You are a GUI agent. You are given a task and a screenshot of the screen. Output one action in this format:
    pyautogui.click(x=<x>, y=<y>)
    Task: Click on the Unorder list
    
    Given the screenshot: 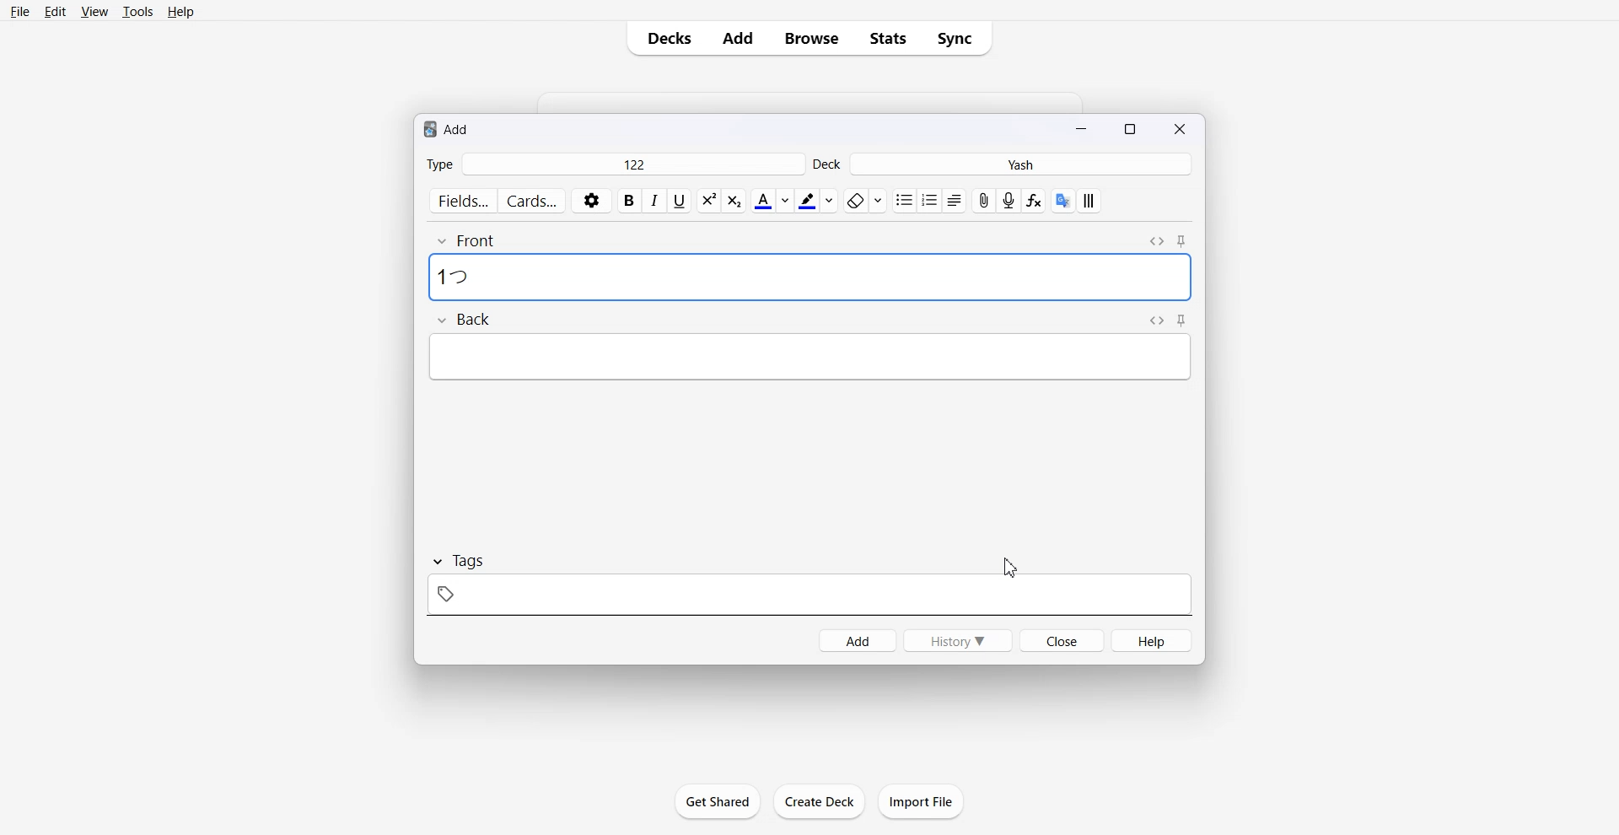 What is the action you would take?
    pyautogui.click(x=903, y=201)
    